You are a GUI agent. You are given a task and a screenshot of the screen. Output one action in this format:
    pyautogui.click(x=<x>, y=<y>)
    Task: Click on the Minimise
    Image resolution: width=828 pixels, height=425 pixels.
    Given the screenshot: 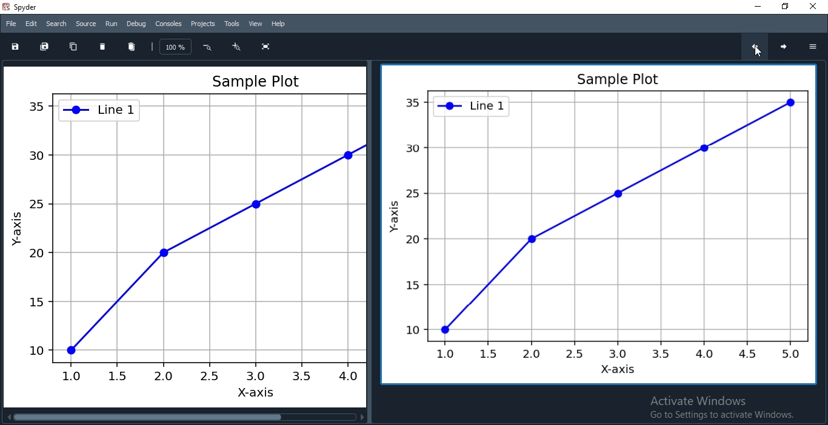 What is the action you would take?
    pyautogui.click(x=751, y=7)
    